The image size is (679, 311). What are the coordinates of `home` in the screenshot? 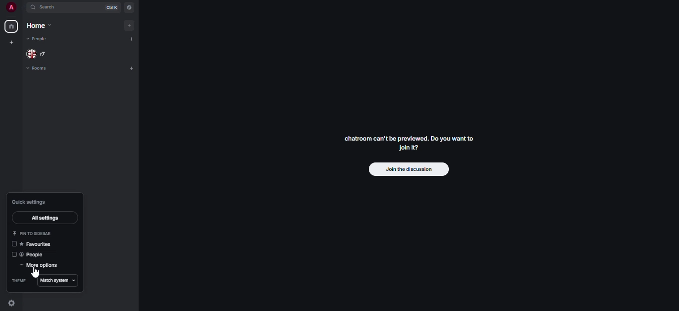 It's located at (42, 25).